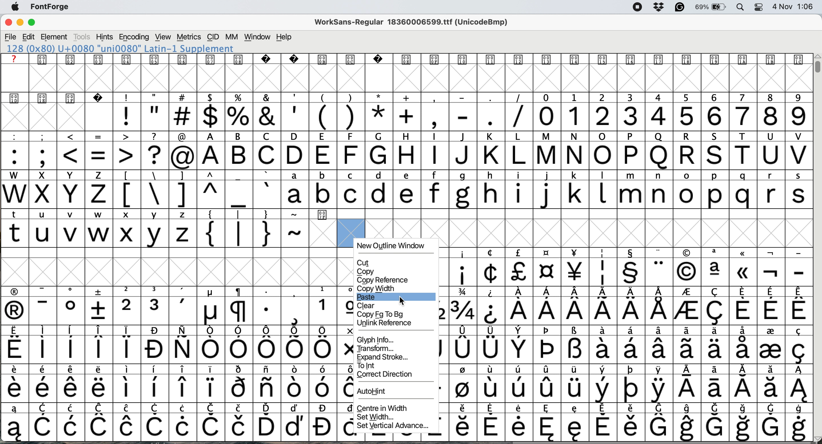 The image size is (822, 444). Describe the element at coordinates (382, 408) in the screenshot. I see `centre in width` at that location.